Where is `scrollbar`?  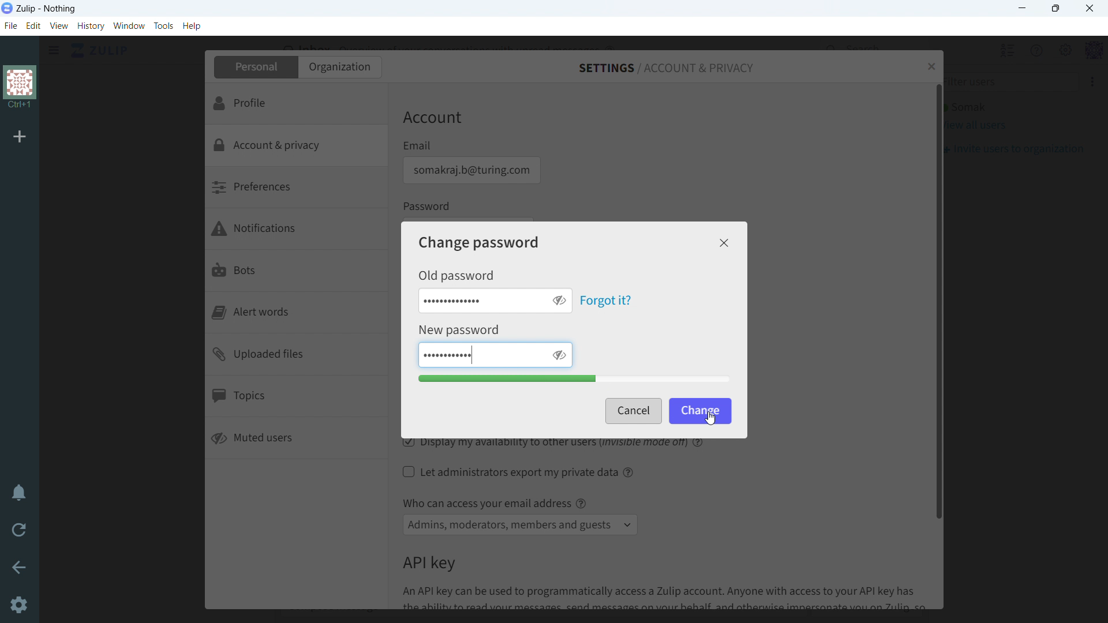 scrollbar is located at coordinates (940, 300).